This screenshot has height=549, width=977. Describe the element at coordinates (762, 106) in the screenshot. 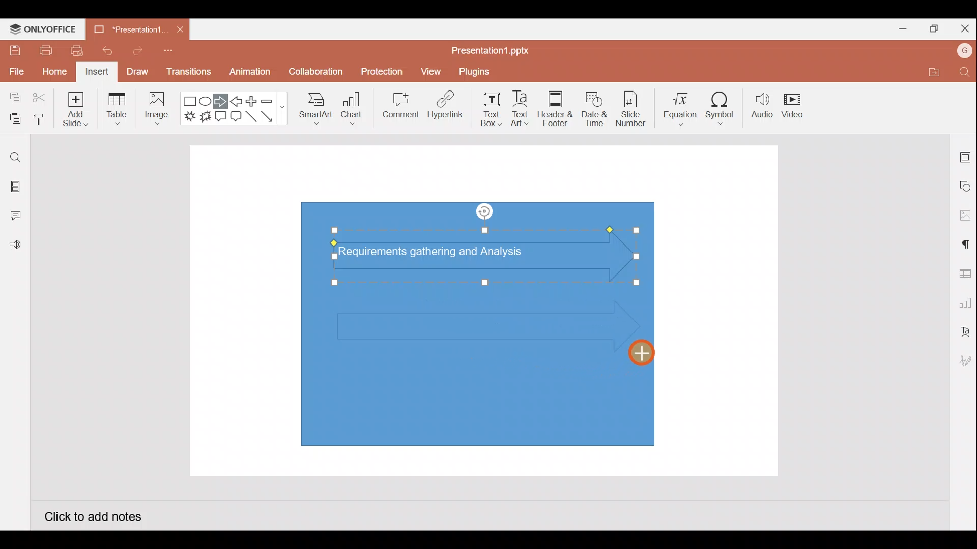

I see `Audio` at that location.